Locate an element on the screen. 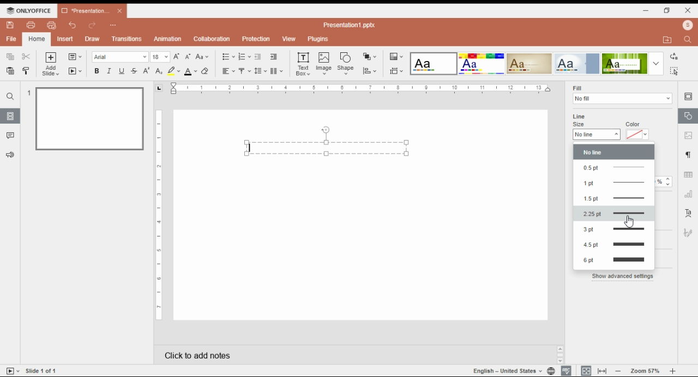  subscript is located at coordinates (159, 71).